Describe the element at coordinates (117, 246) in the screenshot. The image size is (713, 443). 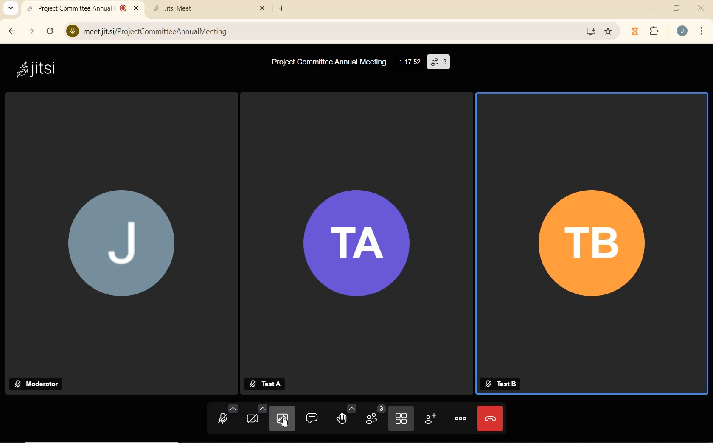
I see `J` at that location.